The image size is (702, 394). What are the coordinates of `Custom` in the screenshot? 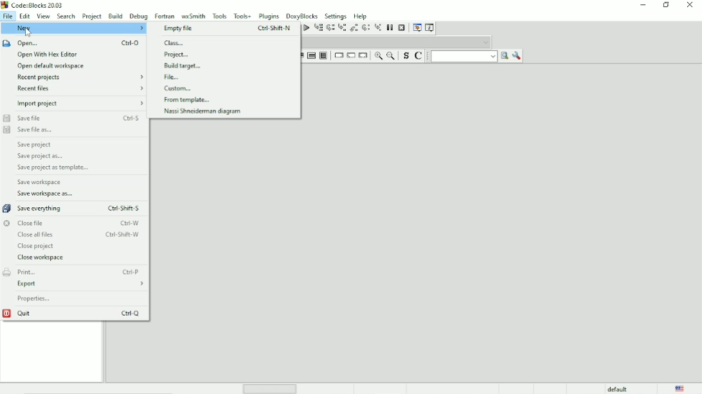 It's located at (181, 88).